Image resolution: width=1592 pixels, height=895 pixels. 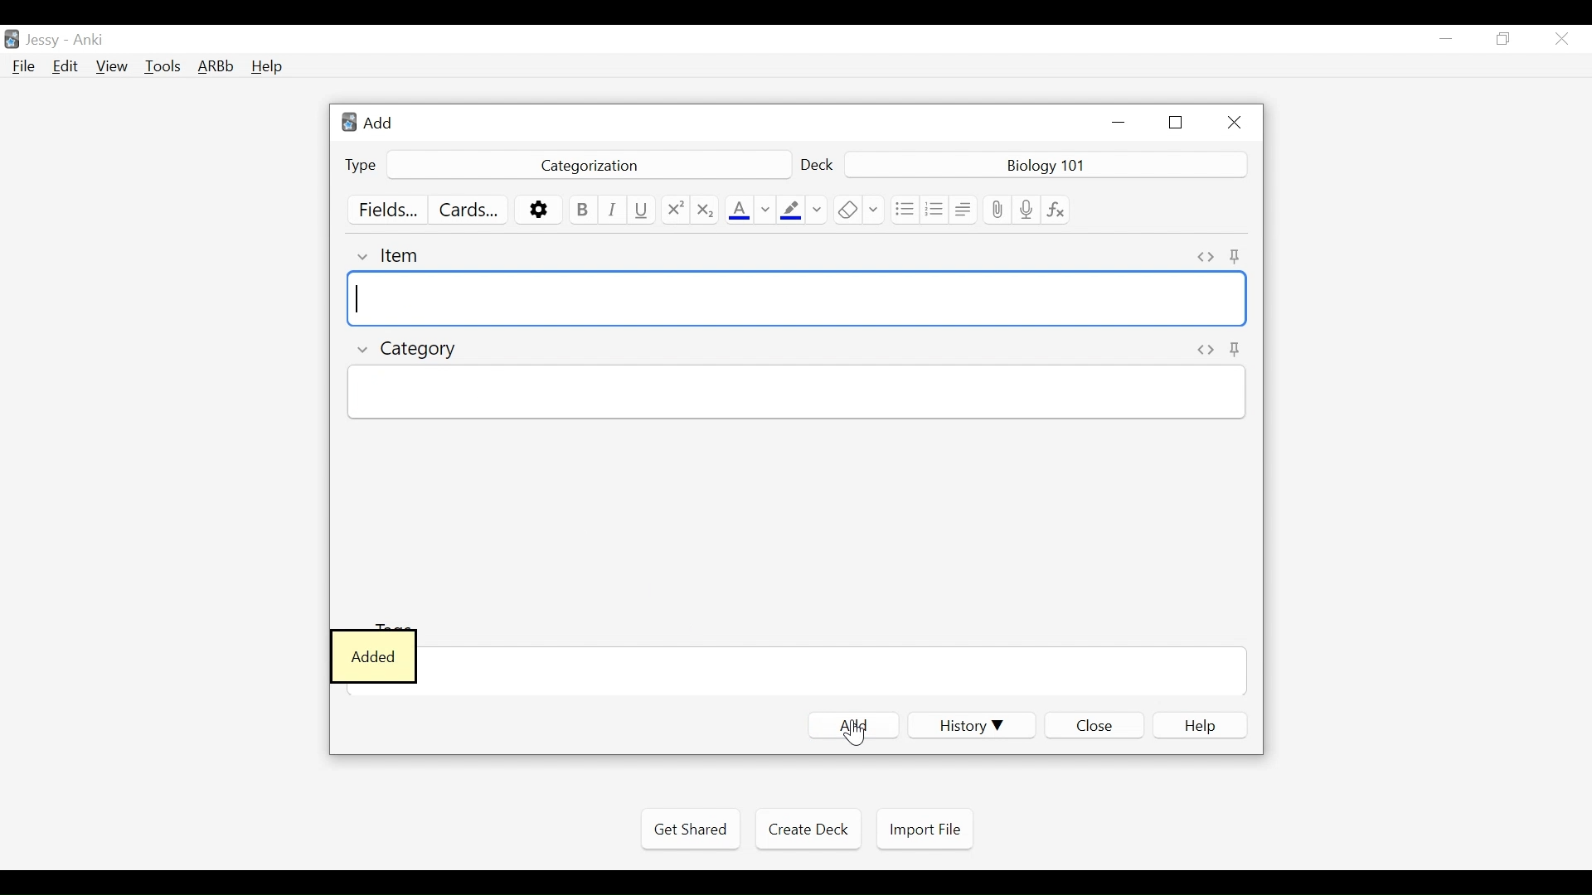 What do you see at coordinates (12, 40) in the screenshot?
I see `Anki Desktop icon` at bounding box center [12, 40].